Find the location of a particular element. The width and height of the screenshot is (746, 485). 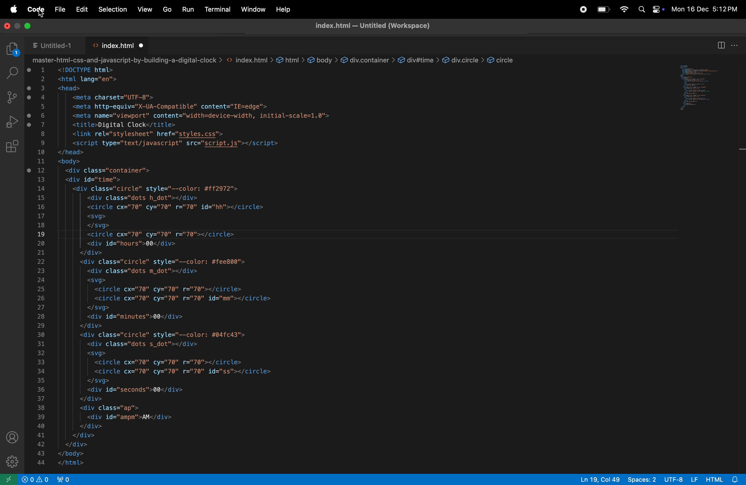

<circle cx="70" cy="70" r="70" id="mm"></circle> is located at coordinates (186, 299).